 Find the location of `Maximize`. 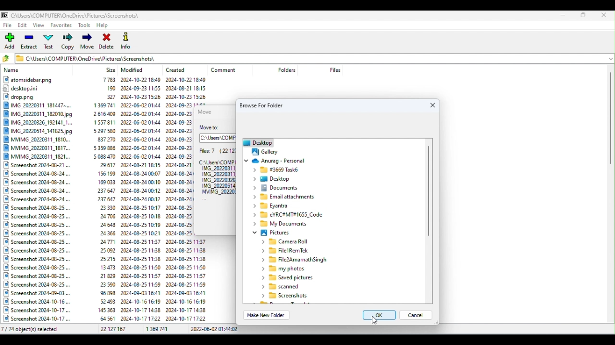

Maximize is located at coordinates (583, 15).